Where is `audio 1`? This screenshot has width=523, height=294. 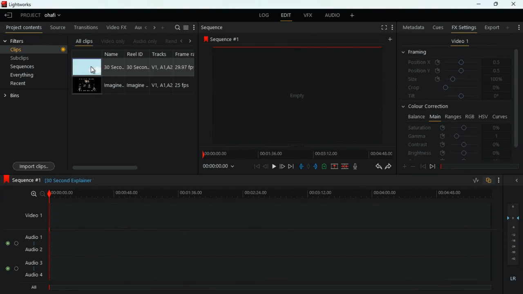
audio 1 is located at coordinates (32, 236).